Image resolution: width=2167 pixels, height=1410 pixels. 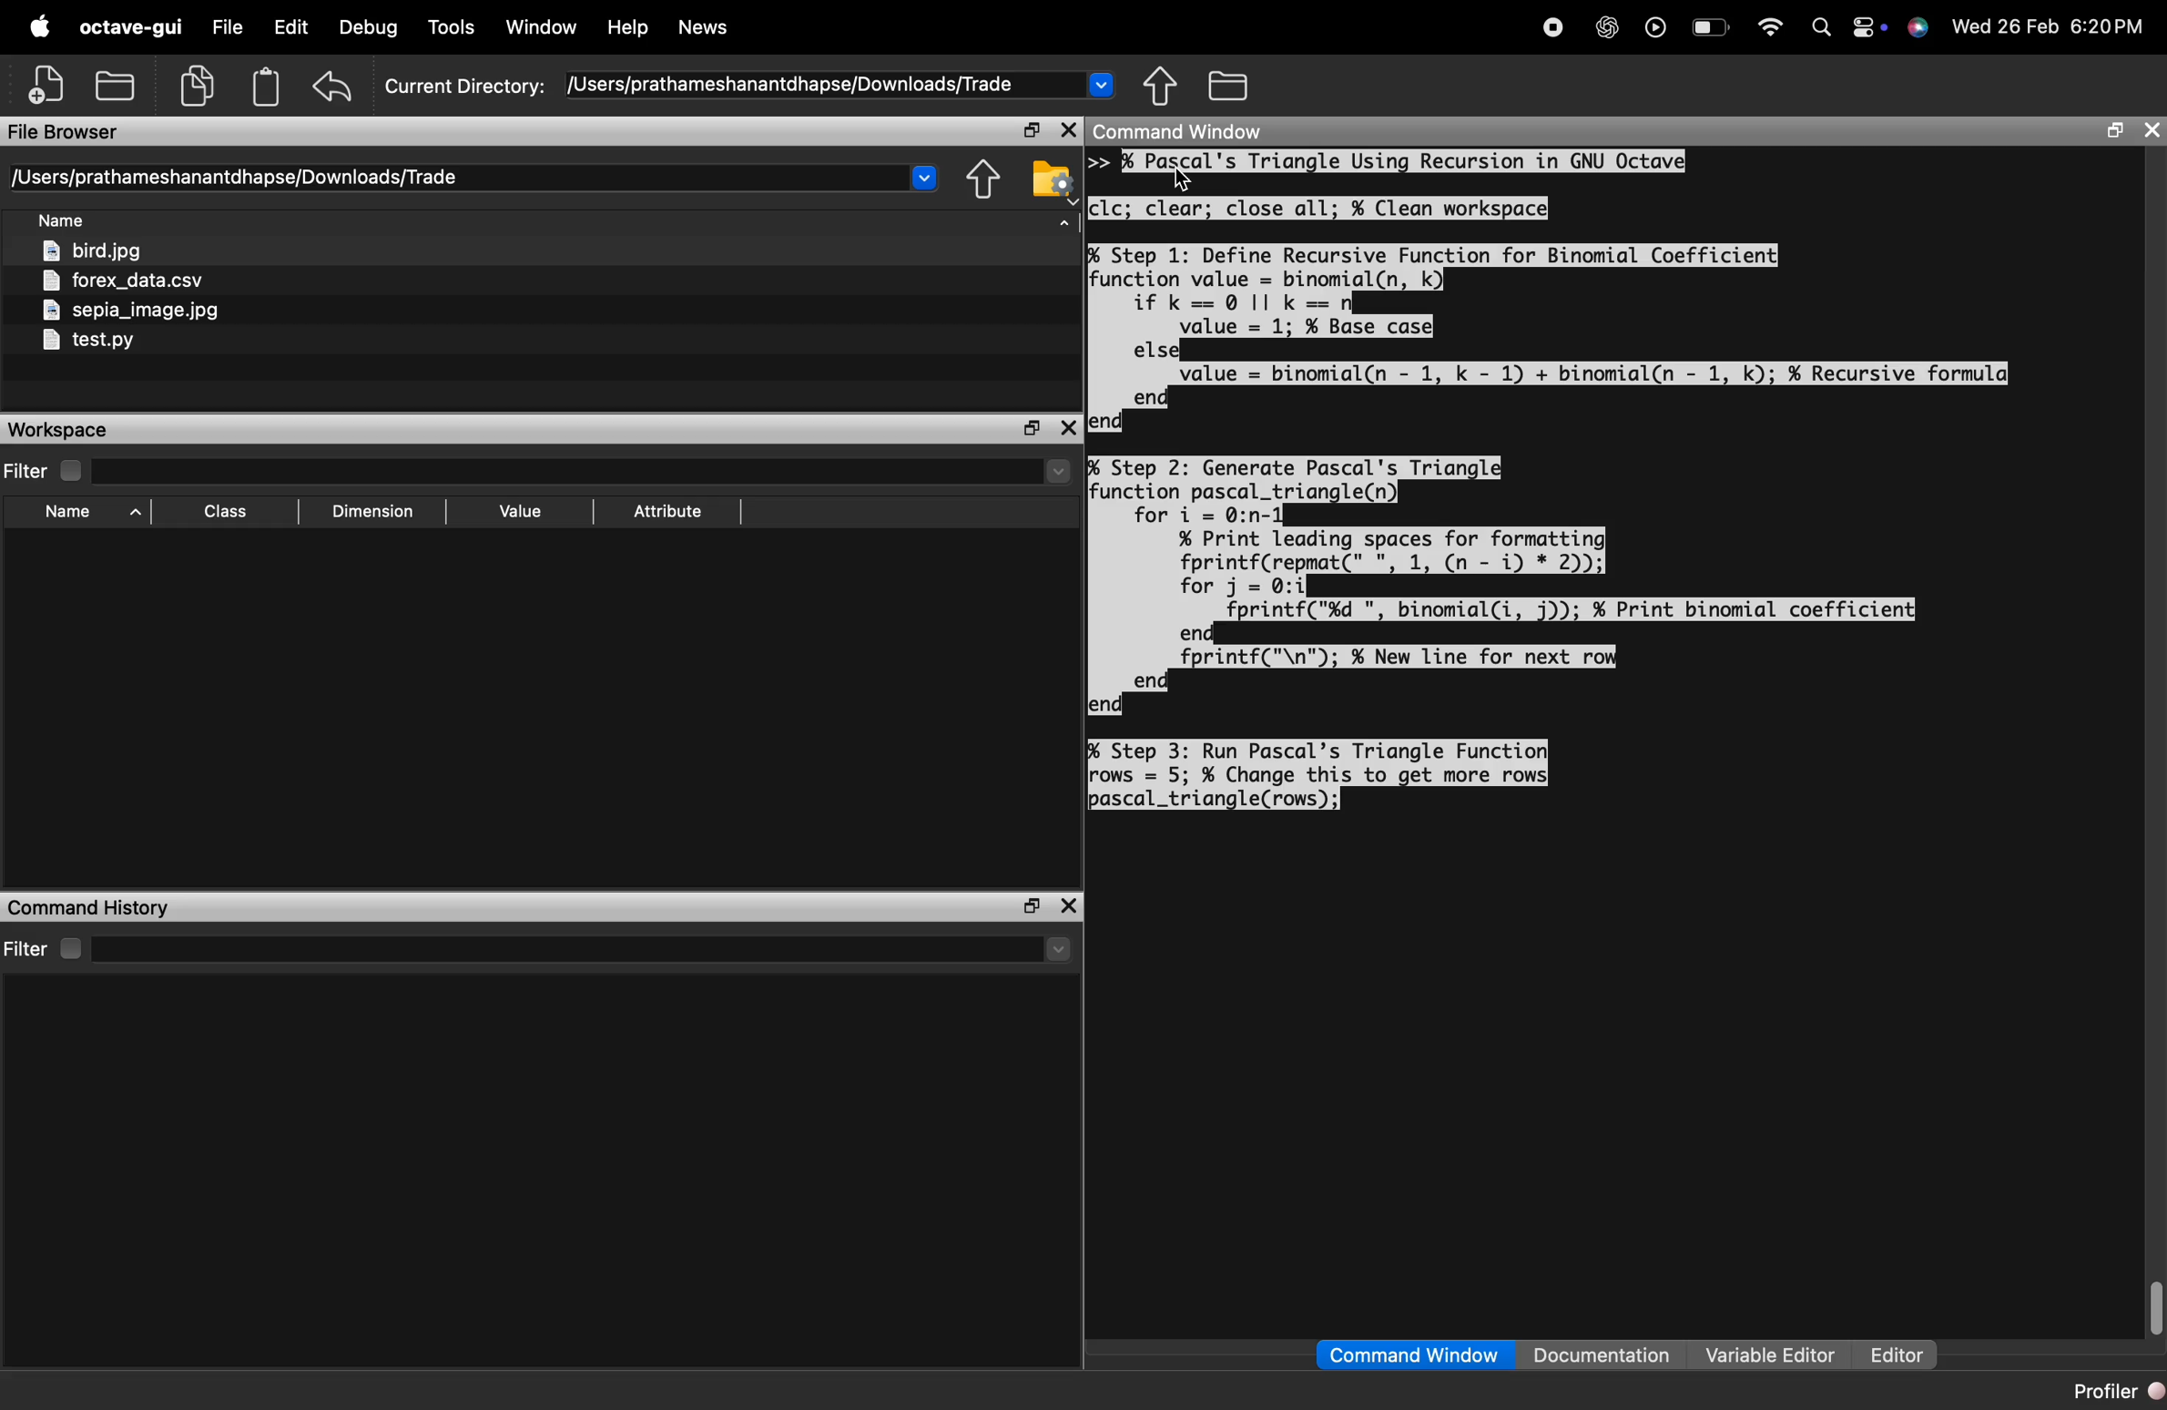 What do you see at coordinates (1897, 1355) in the screenshot?
I see `Editor` at bounding box center [1897, 1355].